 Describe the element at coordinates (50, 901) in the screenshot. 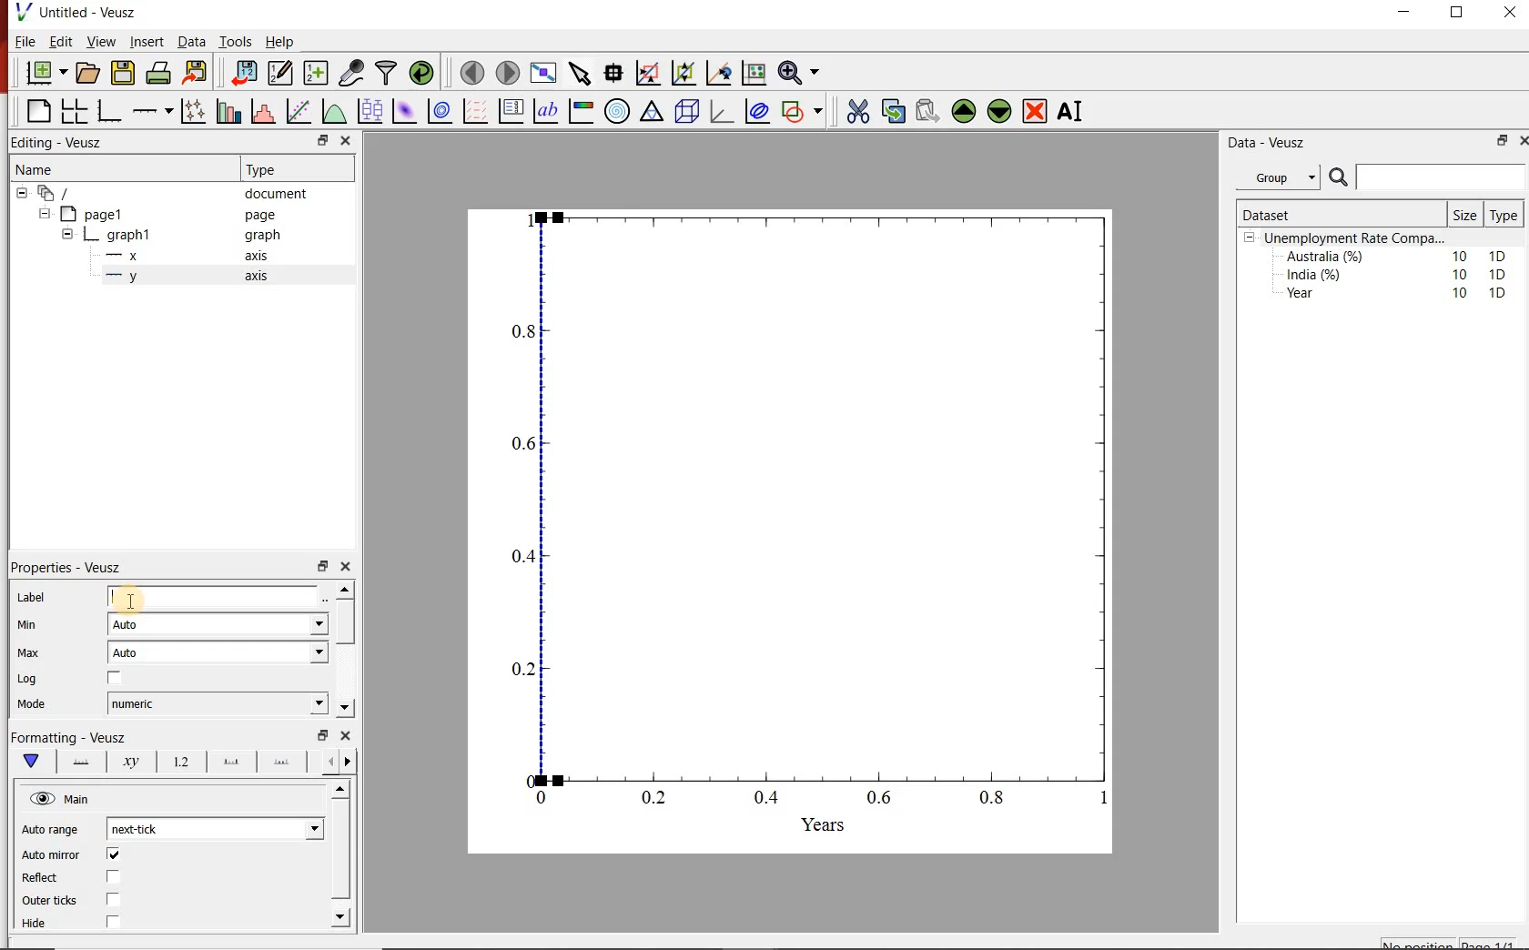

I see `Outer ticks` at that location.